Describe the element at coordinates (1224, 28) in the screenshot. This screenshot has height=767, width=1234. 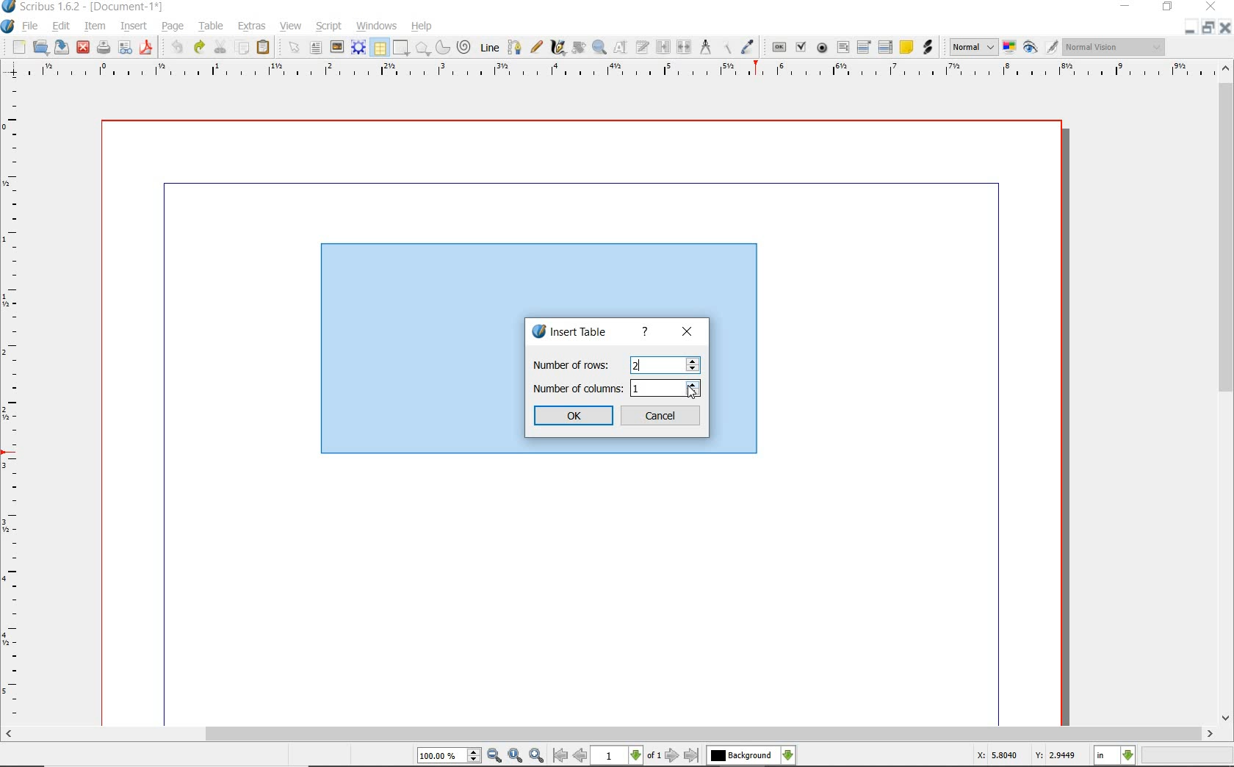
I see `close` at that location.